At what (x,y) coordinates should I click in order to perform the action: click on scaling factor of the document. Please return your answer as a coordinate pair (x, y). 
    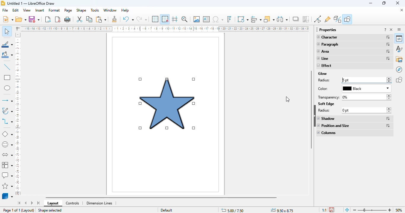
    Looking at the image, I should click on (324, 210).